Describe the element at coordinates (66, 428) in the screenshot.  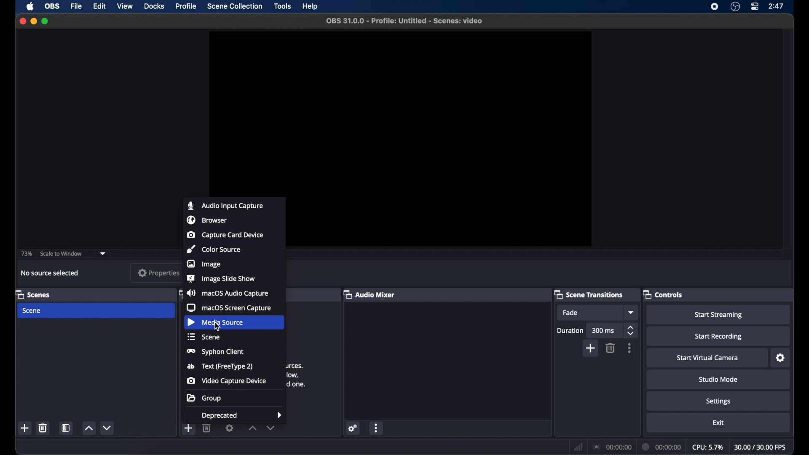
I see `scene filters` at that location.